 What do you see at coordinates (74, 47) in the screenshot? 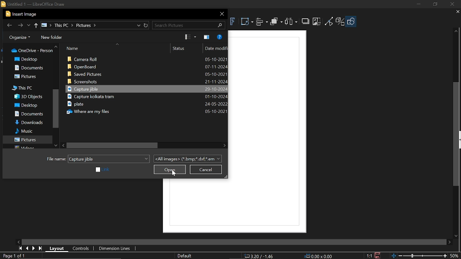
I see `Name` at bounding box center [74, 47].